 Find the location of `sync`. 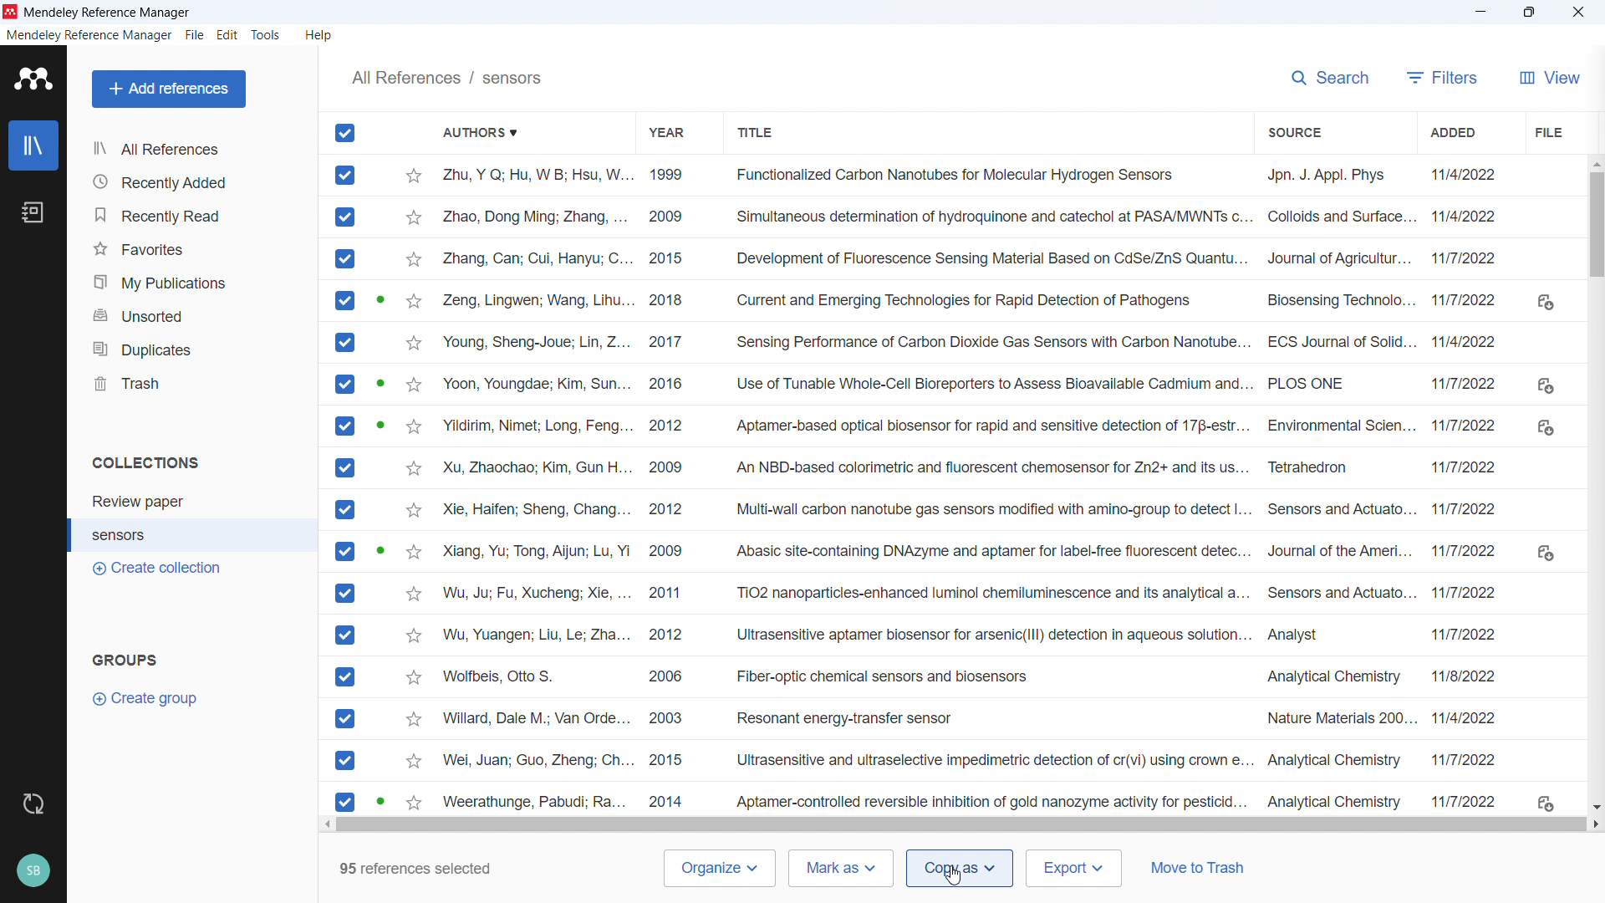

sync is located at coordinates (32, 803).